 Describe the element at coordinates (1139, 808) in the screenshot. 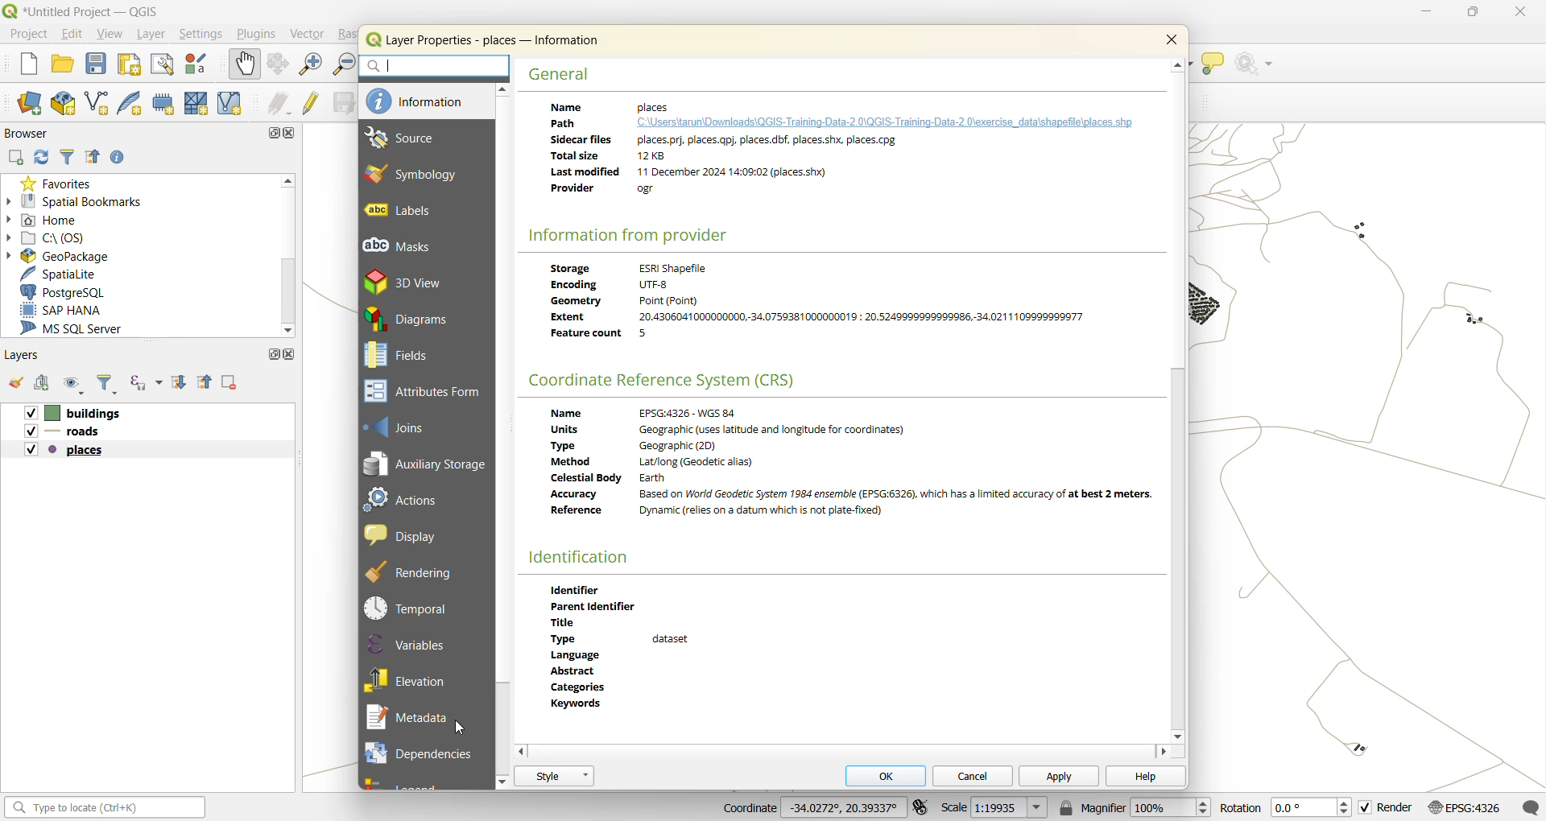

I see `magnifier` at that location.